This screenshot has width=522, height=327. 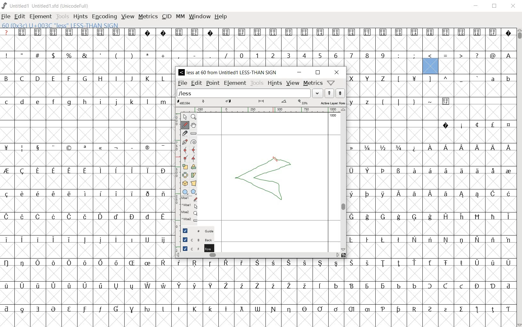 What do you see at coordinates (257, 274) in the screenshot?
I see `empty cells` at bounding box center [257, 274].